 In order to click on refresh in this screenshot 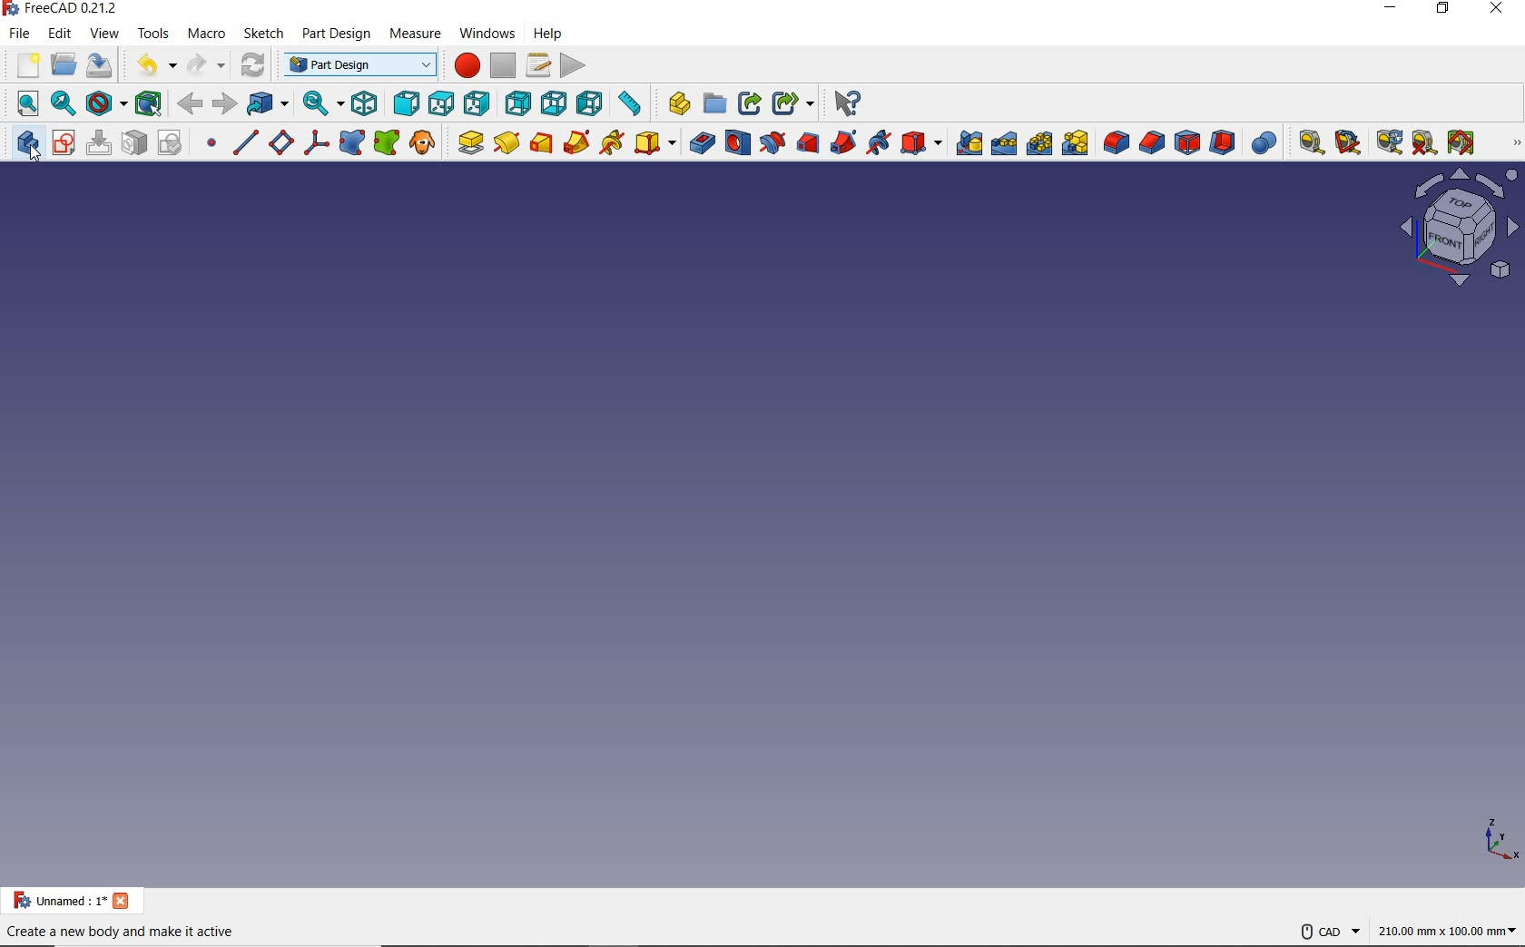, I will do `click(250, 66)`.